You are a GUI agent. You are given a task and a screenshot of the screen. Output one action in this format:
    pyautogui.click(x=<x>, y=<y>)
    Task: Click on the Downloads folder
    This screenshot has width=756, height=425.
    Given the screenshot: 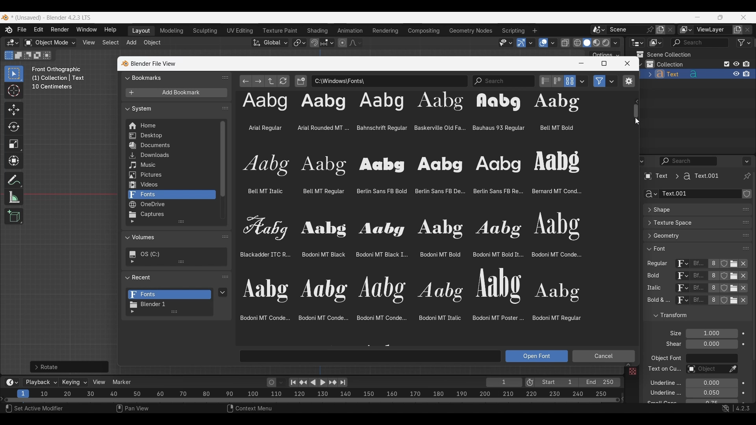 What is the action you would take?
    pyautogui.click(x=171, y=155)
    